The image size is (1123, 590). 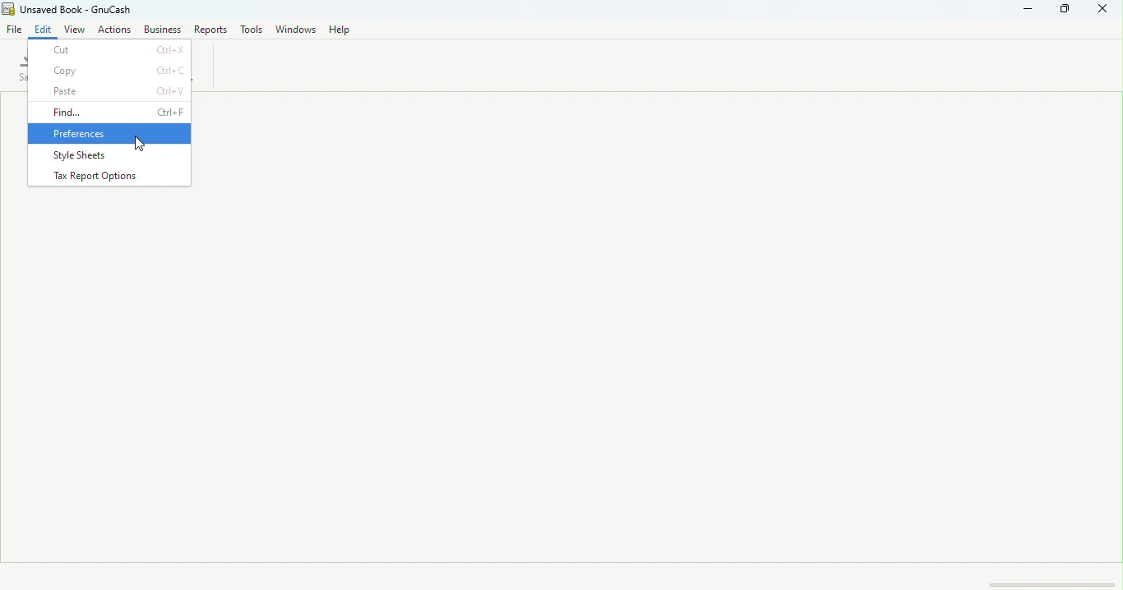 What do you see at coordinates (113, 156) in the screenshot?
I see `Style sheets` at bounding box center [113, 156].